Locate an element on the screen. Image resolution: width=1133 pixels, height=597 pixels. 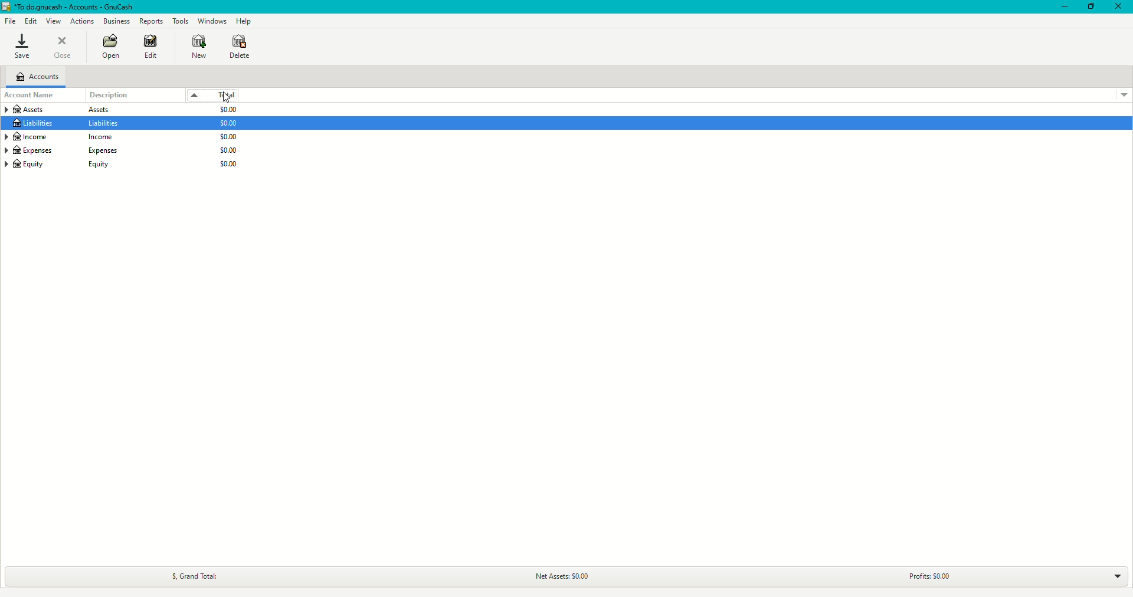
Mew is located at coordinates (197, 45).